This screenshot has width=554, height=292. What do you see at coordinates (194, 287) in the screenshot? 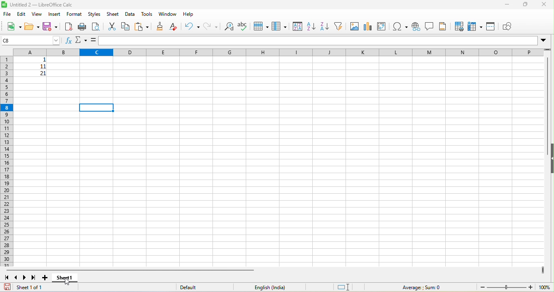
I see `default` at bounding box center [194, 287].